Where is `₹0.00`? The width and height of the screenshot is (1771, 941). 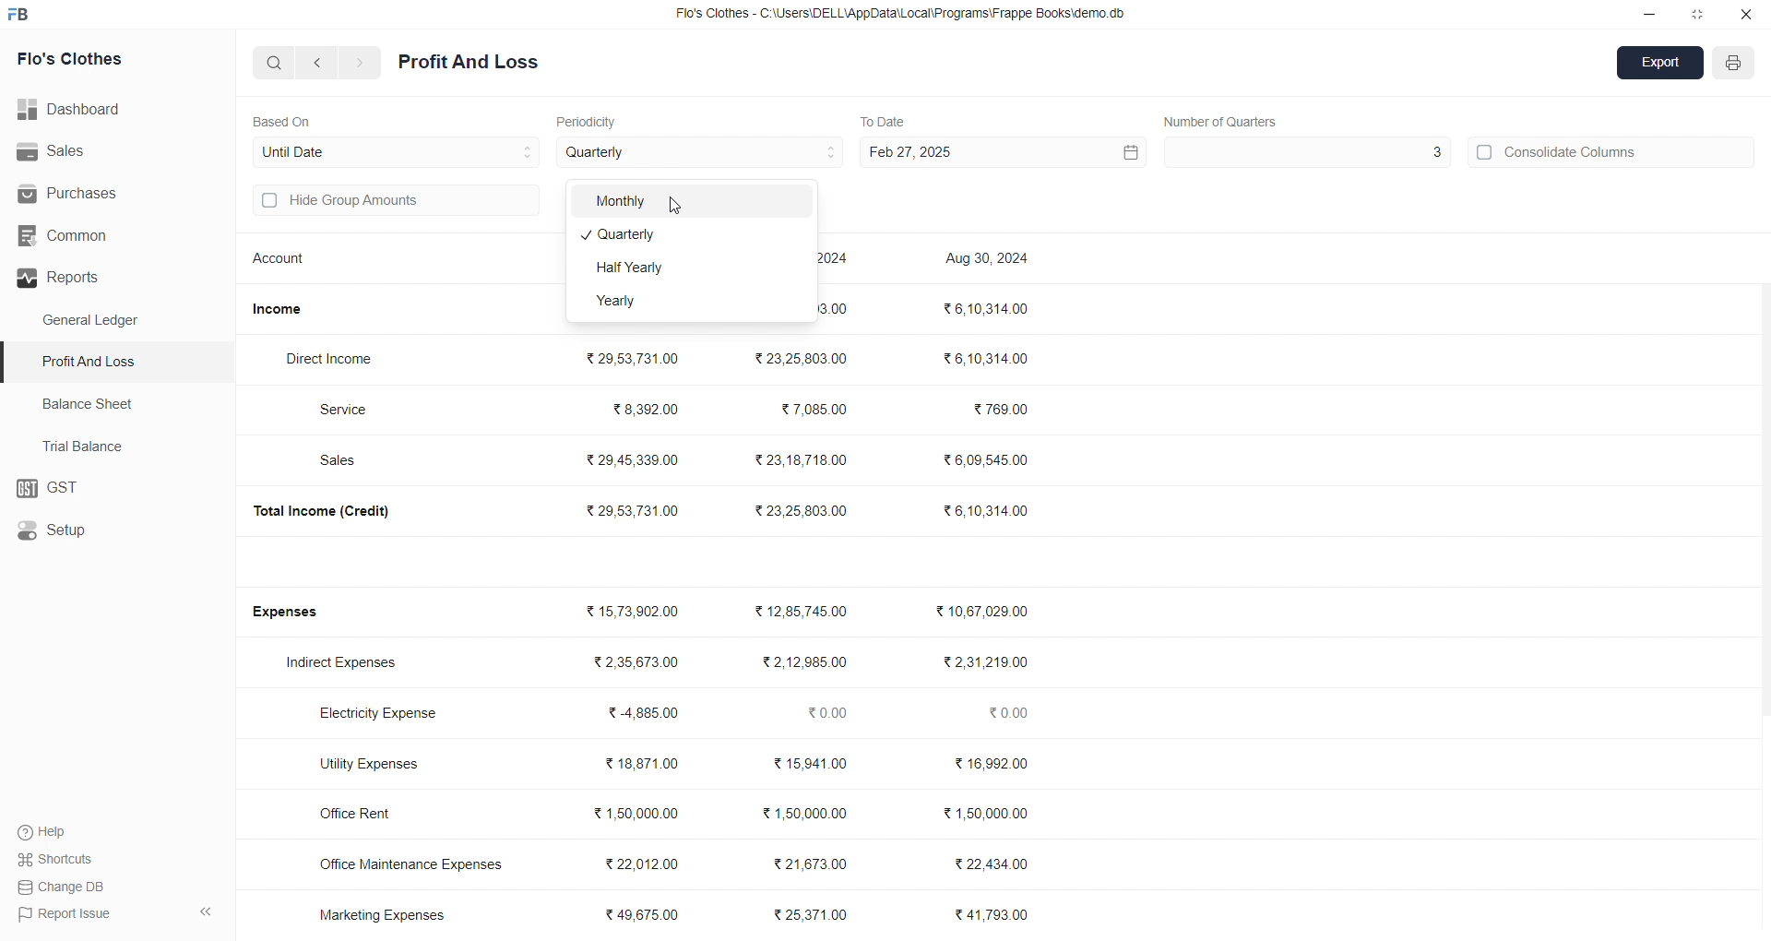
₹0.00 is located at coordinates (1015, 714).